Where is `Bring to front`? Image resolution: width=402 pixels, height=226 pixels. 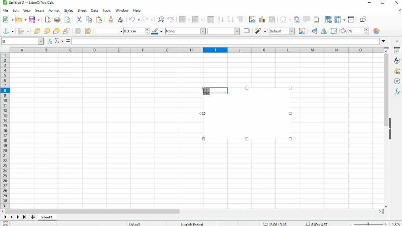 Bring to front is located at coordinates (36, 31).